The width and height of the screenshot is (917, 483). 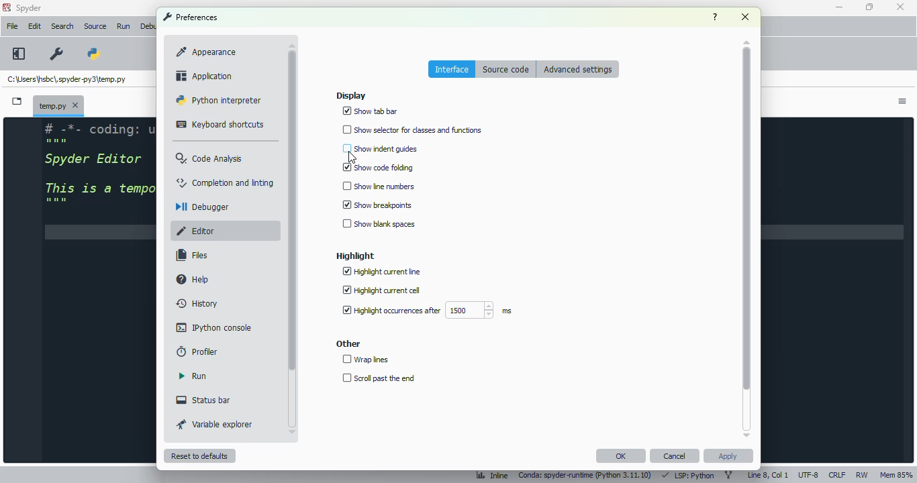 What do you see at coordinates (66, 80) in the screenshot?
I see `temporary file` at bounding box center [66, 80].